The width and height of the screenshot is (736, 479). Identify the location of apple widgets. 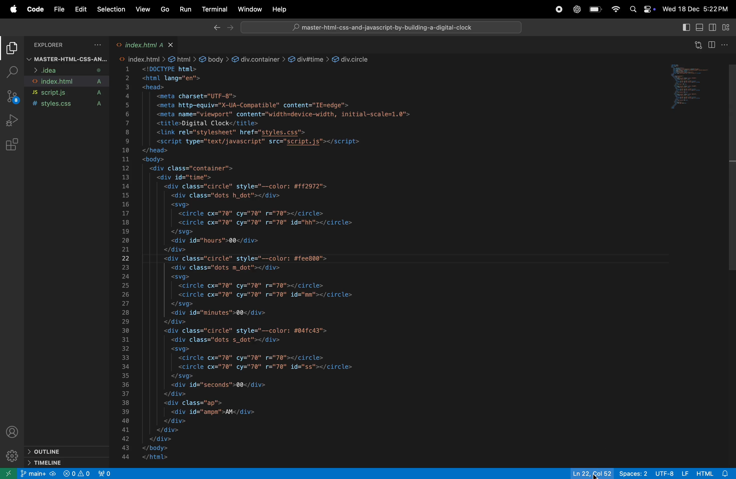
(642, 9).